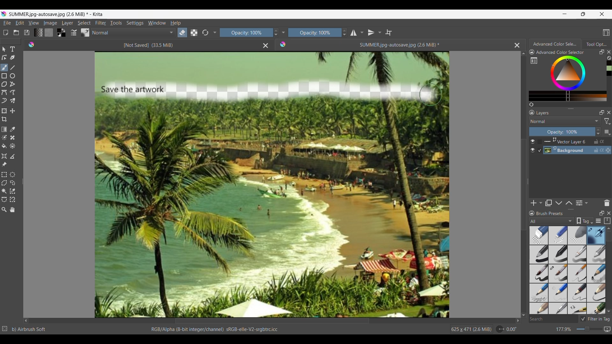  What do you see at coordinates (22, 179) in the screenshot?
I see `Change width of panels attached to this line` at bounding box center [22, 179].